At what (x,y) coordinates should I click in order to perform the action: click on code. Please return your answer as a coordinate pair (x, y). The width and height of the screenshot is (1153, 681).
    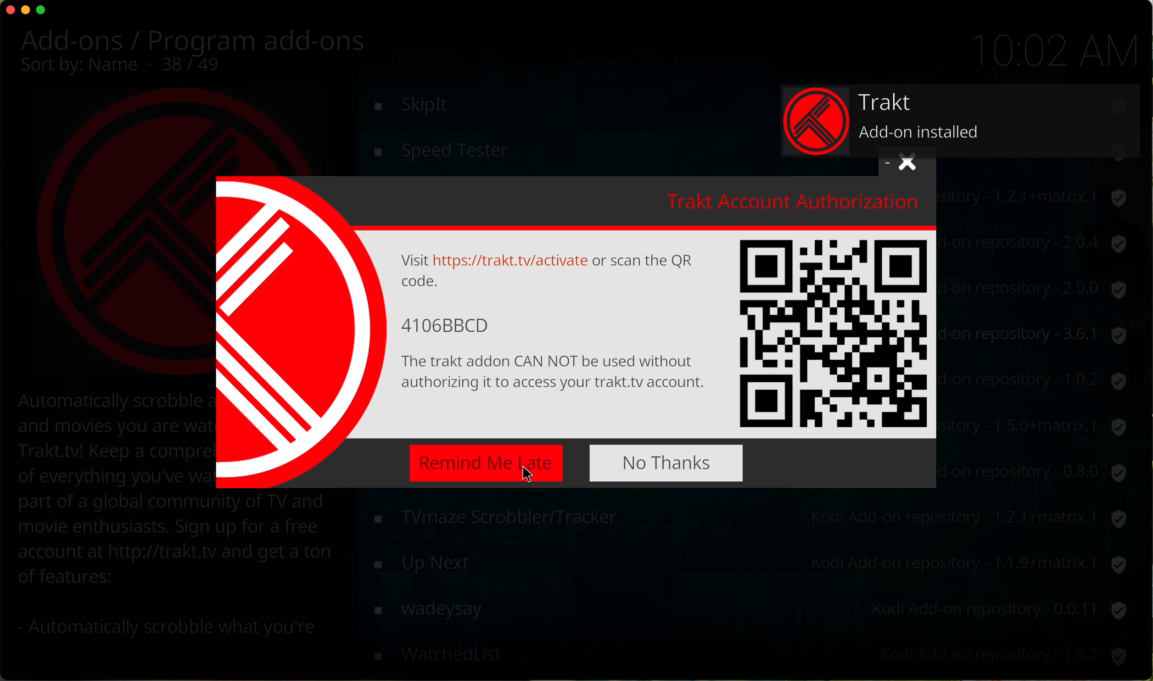
    Looking at the image, I should click on (447, 324).